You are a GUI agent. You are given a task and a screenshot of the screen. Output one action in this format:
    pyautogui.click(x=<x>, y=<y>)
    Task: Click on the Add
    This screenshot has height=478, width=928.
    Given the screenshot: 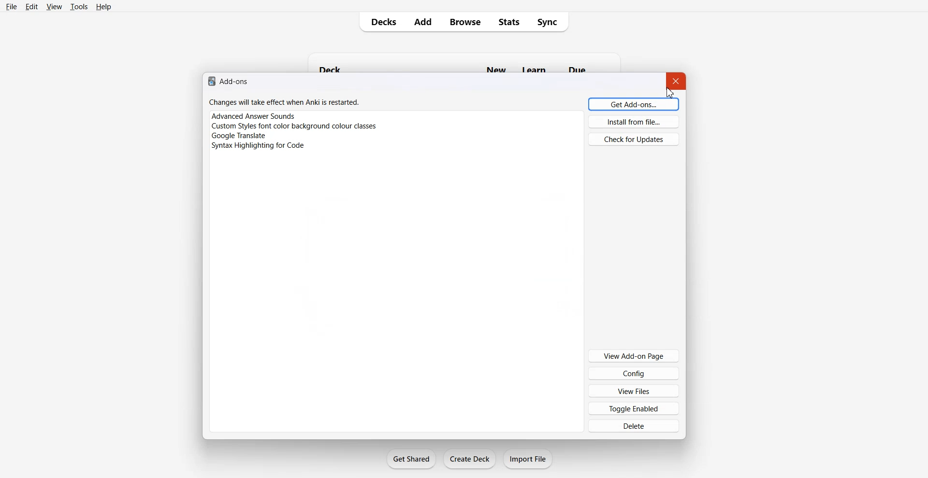 What is the action you would take?
    pyautogui.click(x=423, y=22)
    